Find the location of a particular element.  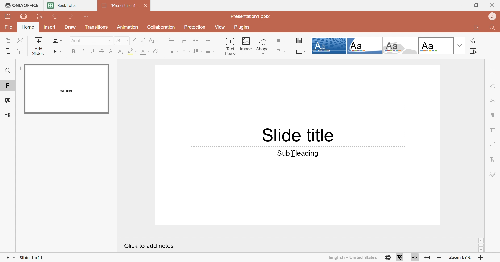

Increase Indent is located at coordinates (208, 40).